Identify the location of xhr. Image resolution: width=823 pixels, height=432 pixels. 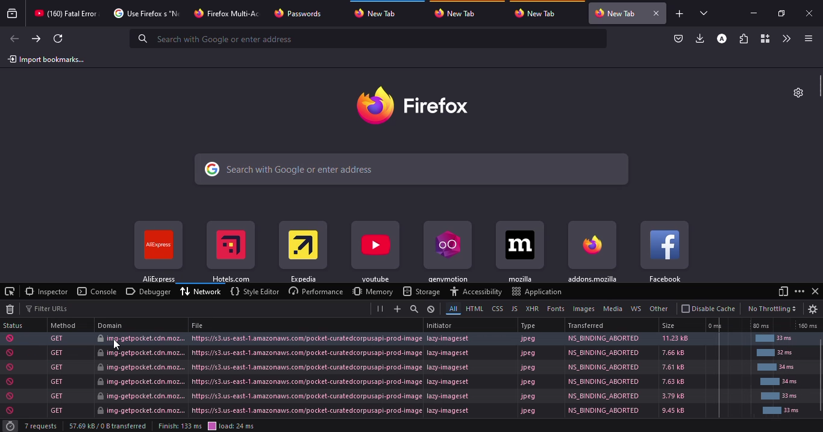
(532, 309).